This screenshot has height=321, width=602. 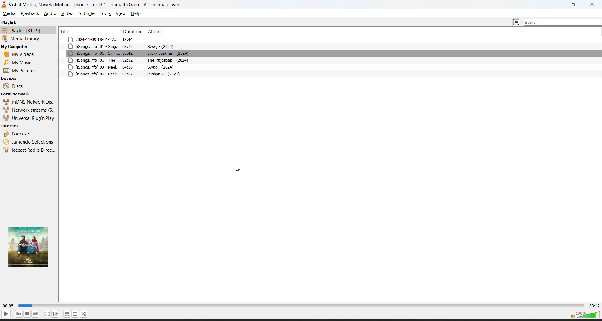 What do you see at coordinates (29, 110) in the screenshot?
I see `network streams` at bounding box center [29, 110].